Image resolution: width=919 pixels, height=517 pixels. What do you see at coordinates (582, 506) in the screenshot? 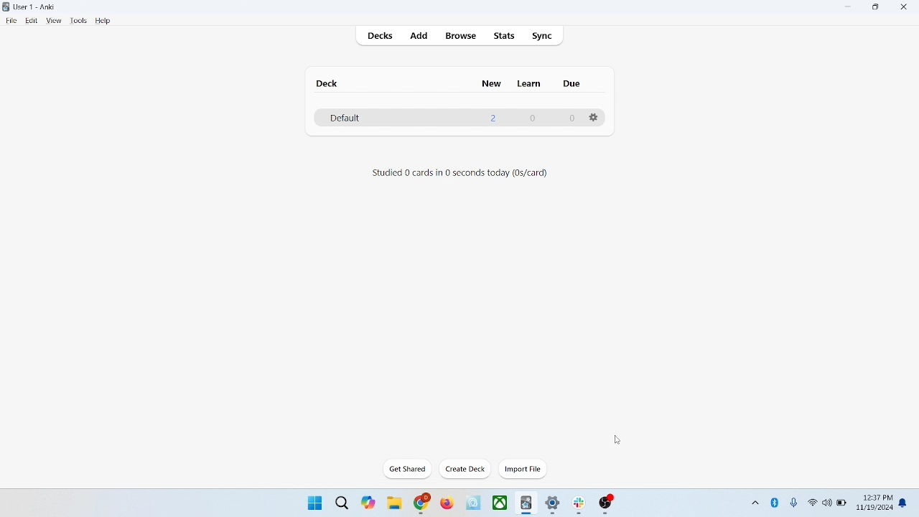
I see `icon` at bounding box center [582, 506].